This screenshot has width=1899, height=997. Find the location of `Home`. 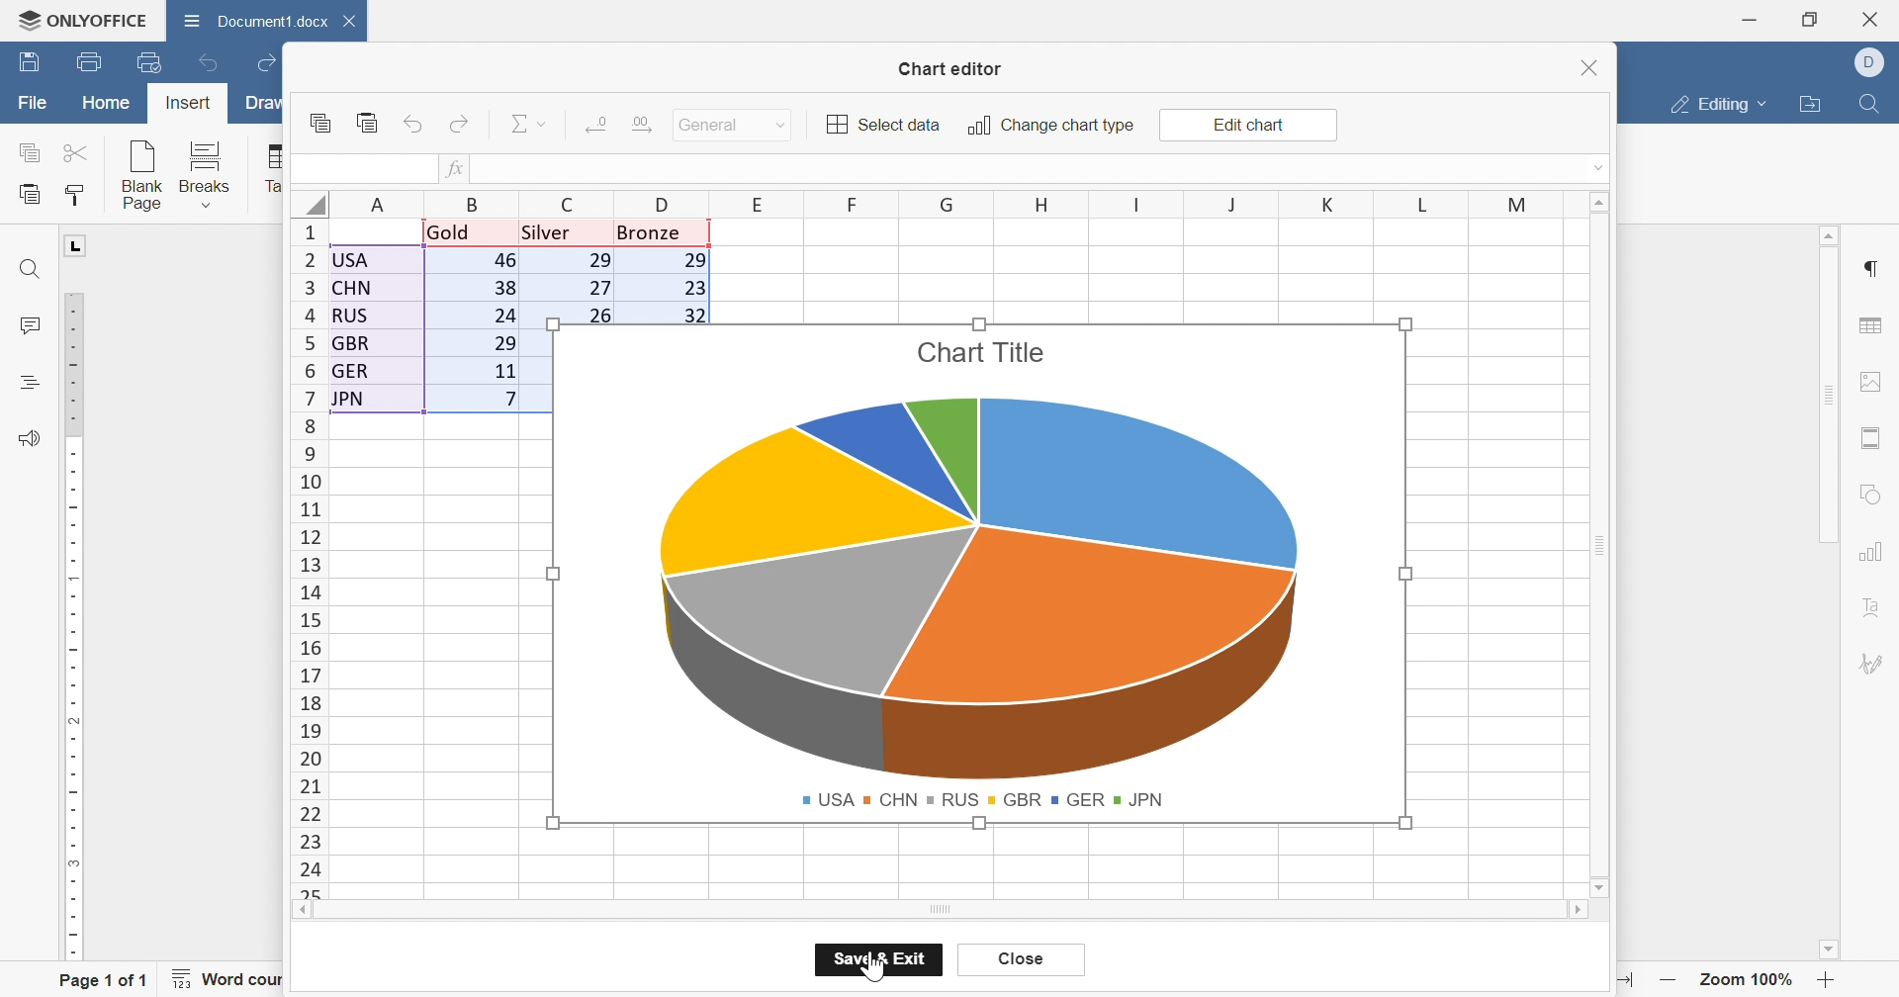

Home is located at coordinates (105, 105).